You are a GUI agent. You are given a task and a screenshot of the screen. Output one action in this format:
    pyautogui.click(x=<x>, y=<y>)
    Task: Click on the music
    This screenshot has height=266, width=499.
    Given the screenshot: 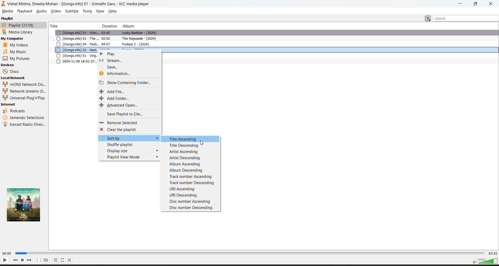 What is the action you would take?
    pyautogui.click(x=17, y=52)
    